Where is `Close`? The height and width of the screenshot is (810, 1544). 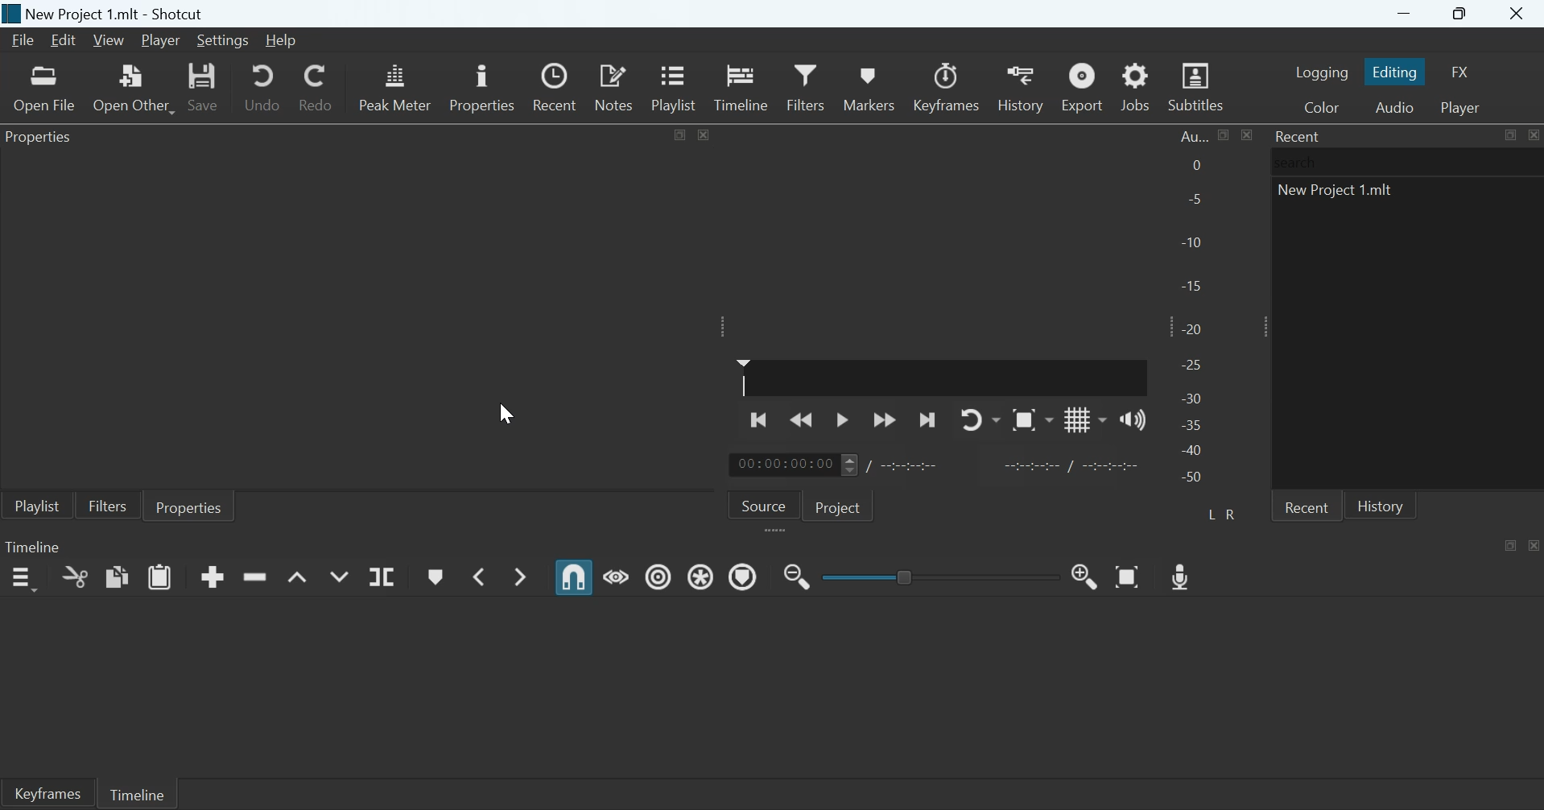 Close is located at coordinates (1518, 14).